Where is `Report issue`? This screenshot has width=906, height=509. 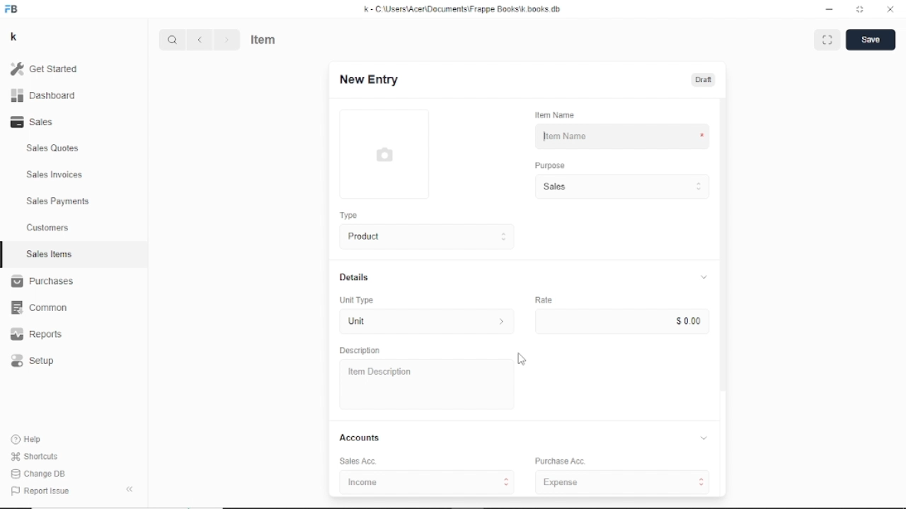
Report issue is located at coordinates (38, 490).